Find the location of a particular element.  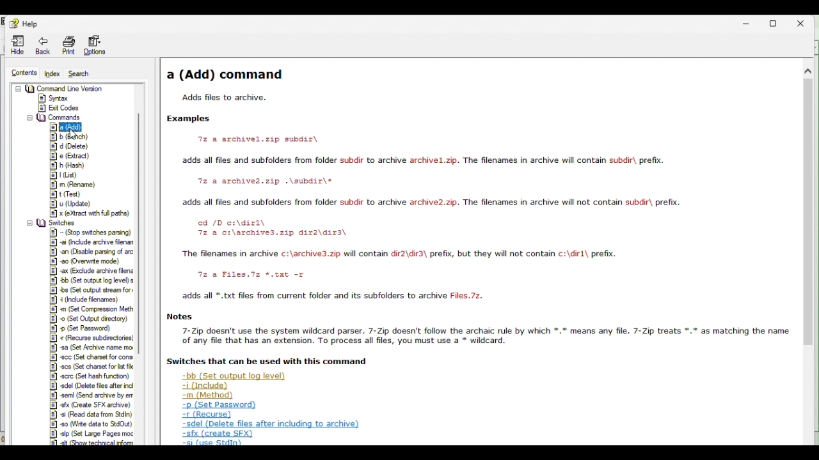

help is located at coordinates (28, 24).